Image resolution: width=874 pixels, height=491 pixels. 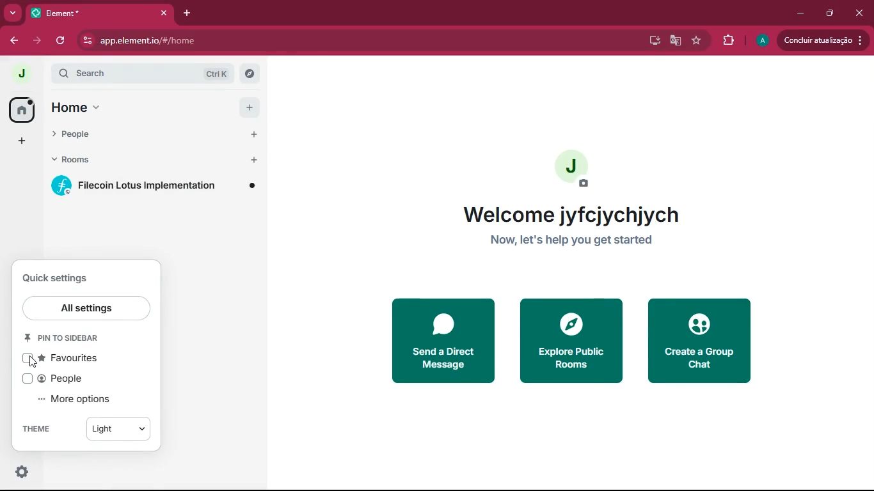 I want to click on Light, so click(x=119, y=428).